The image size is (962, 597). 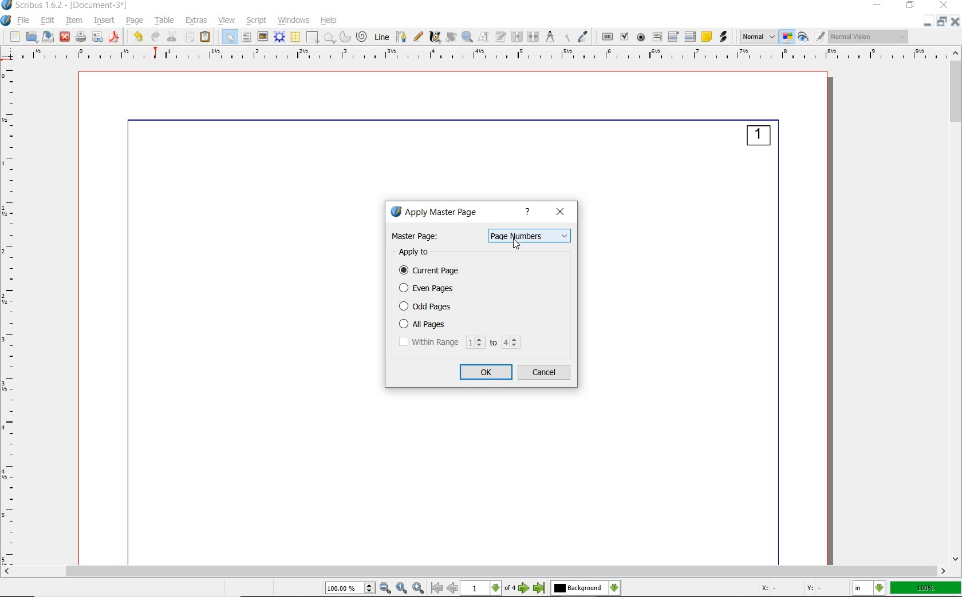 I want to click on zoom in or zoom out, so click(x=467, y=37).